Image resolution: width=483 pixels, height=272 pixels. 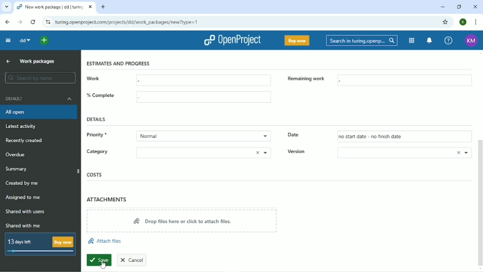 What do you see at coordinates (198, 135) in the screenshot?
I see `Normal` at bounding box center [198, 135].